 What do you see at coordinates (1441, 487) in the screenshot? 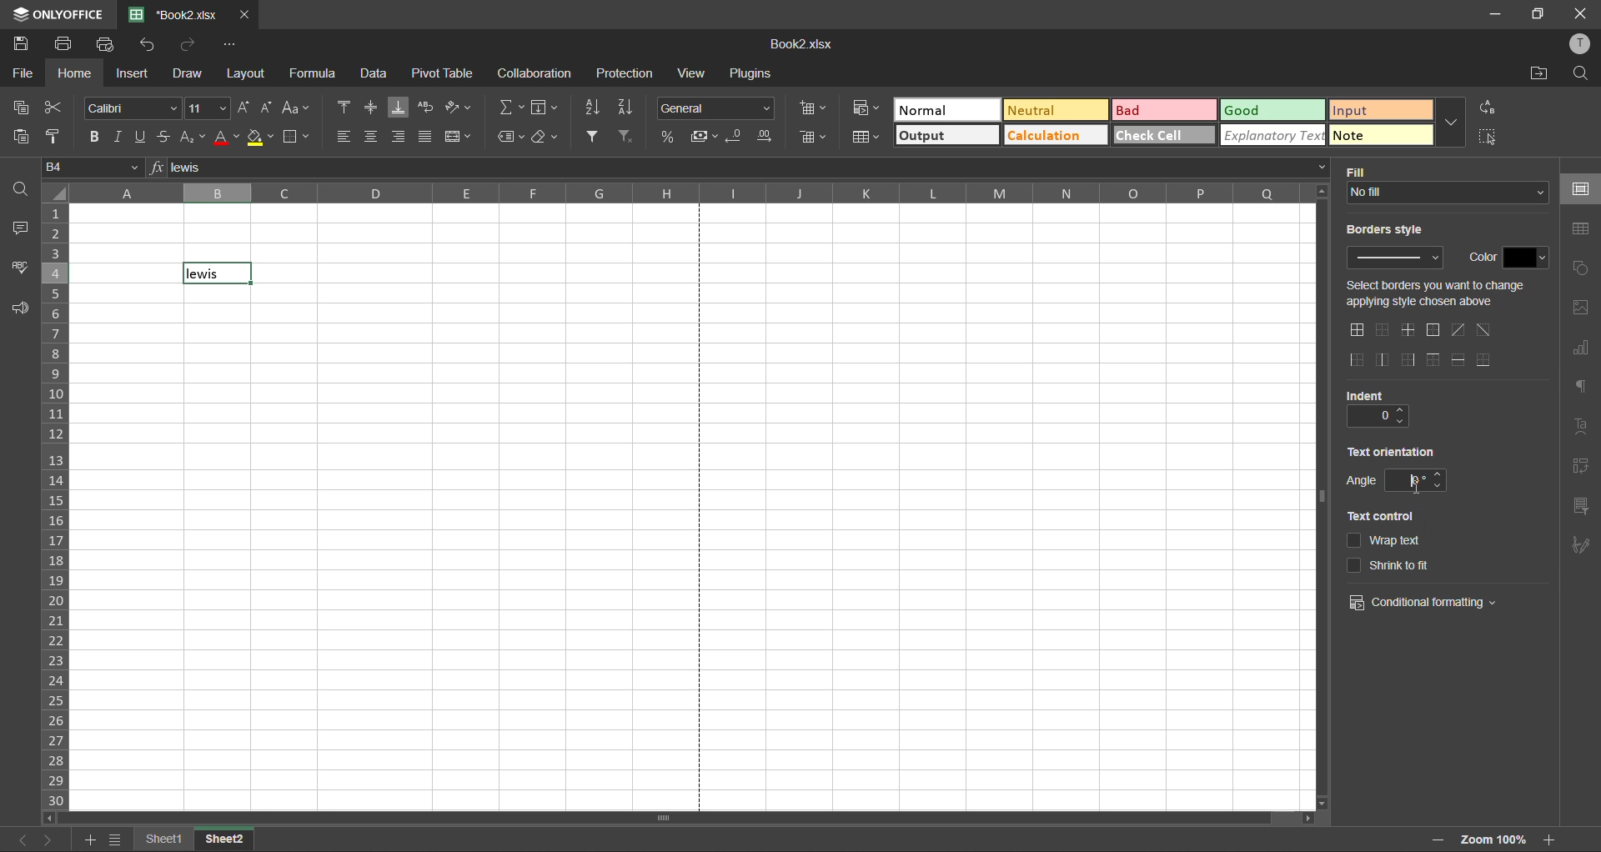
I see `decrease angle` at bounding box center [1441, 487].